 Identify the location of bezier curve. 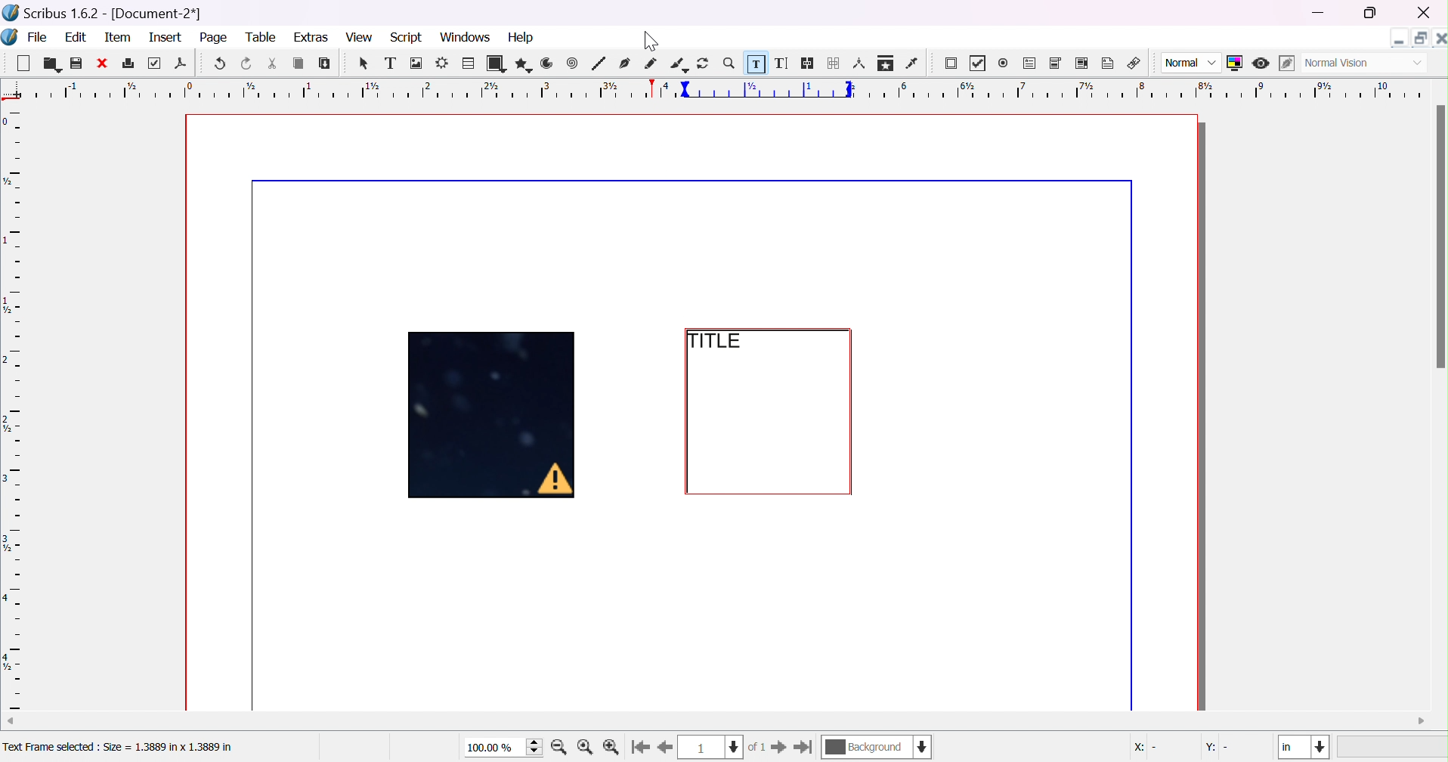
(626, 63).